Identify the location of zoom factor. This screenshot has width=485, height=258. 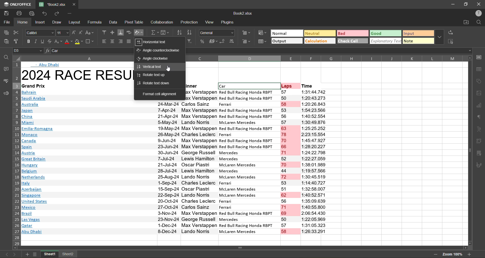
(453, 254).